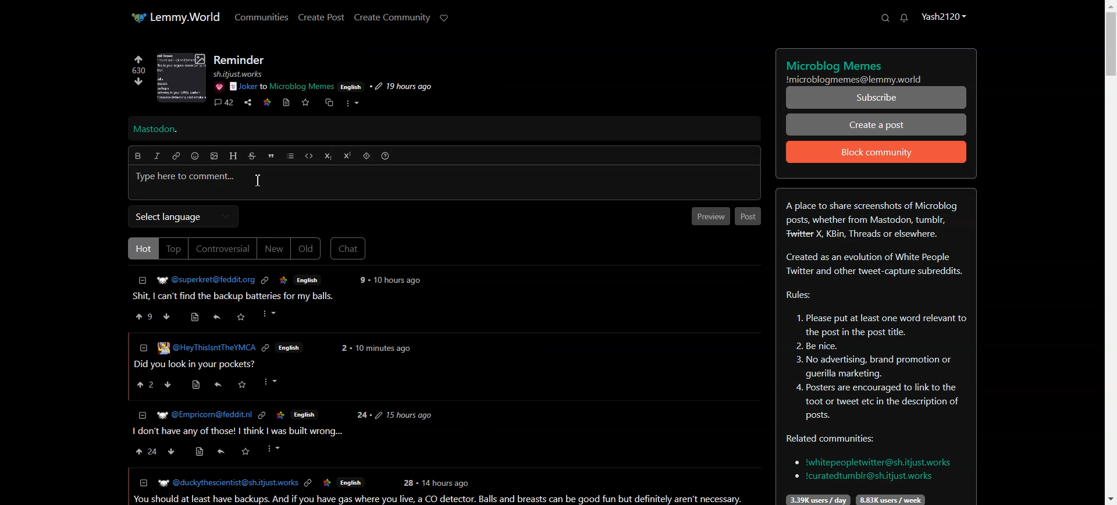  I want to click on Typing comment, so click(444, 183).